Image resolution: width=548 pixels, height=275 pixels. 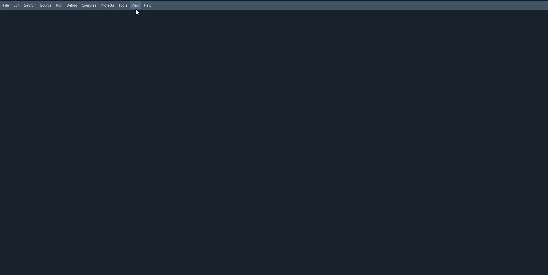 I want to click on RUN, so click(x=59, y=5).